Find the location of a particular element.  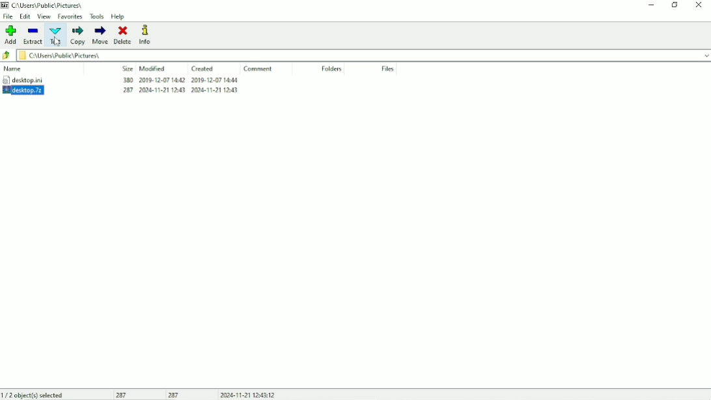

Minimize is located at coordinates (653, 5).